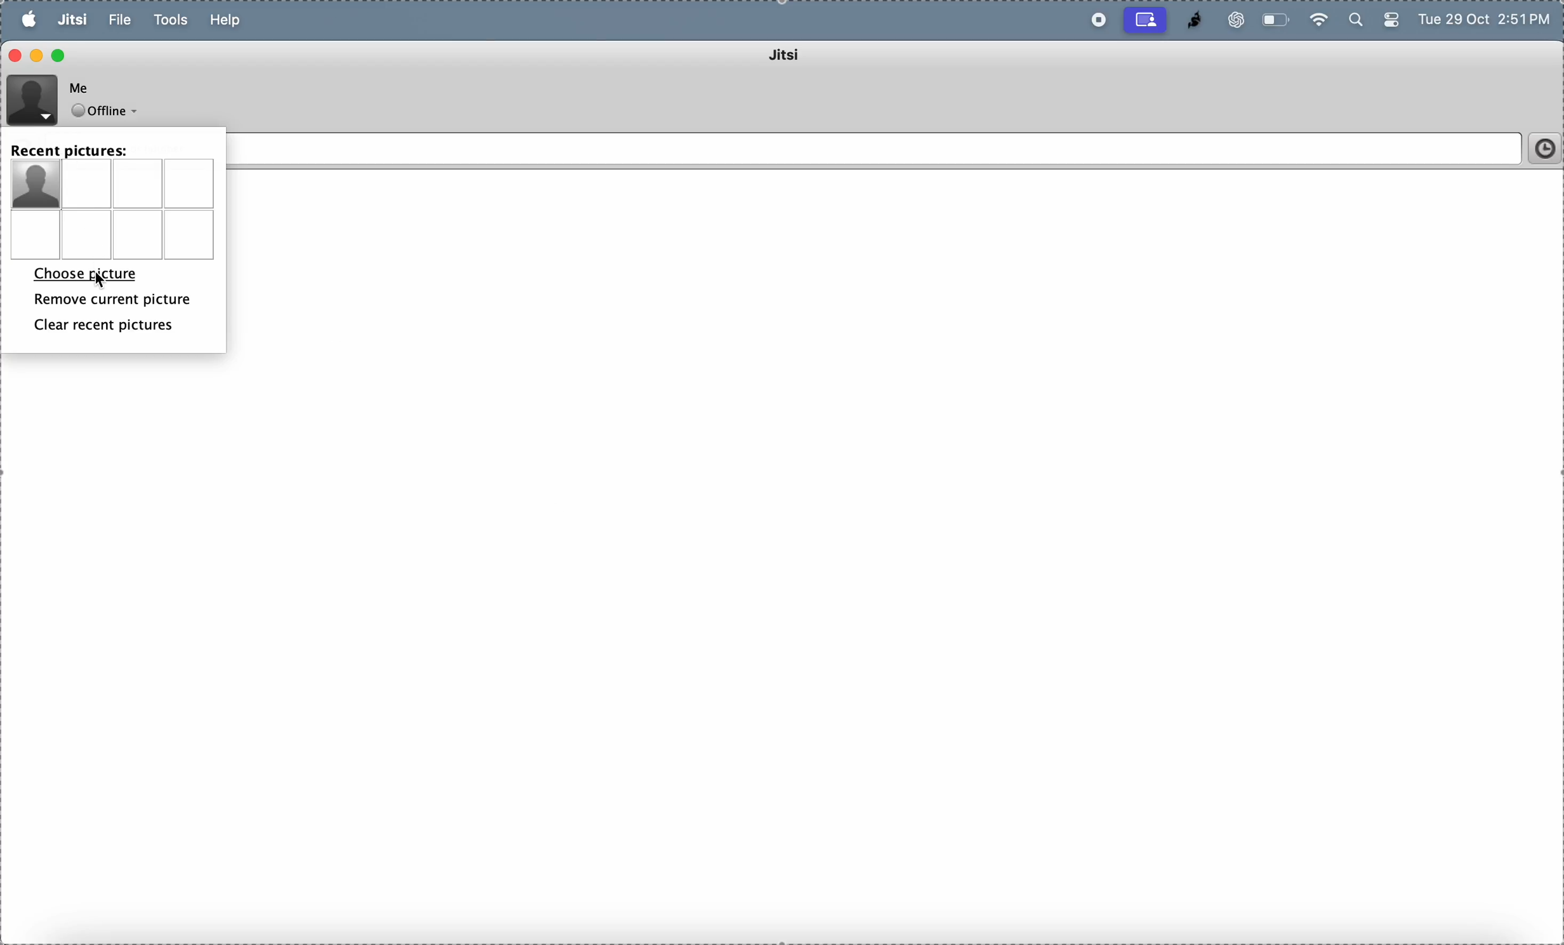 The width and height of the screenshot is (1564, 945). Describe the element at coordinates (1231, 20) in the screenshot. I see `chatgpt` at that location.